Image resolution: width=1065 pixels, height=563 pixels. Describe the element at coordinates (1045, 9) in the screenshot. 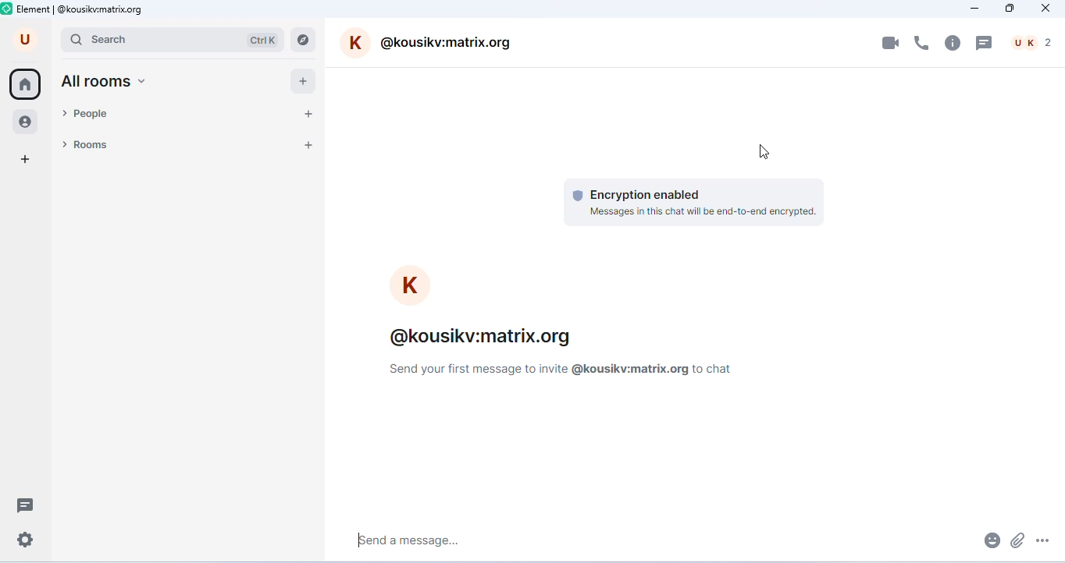

I see `close` at that location.